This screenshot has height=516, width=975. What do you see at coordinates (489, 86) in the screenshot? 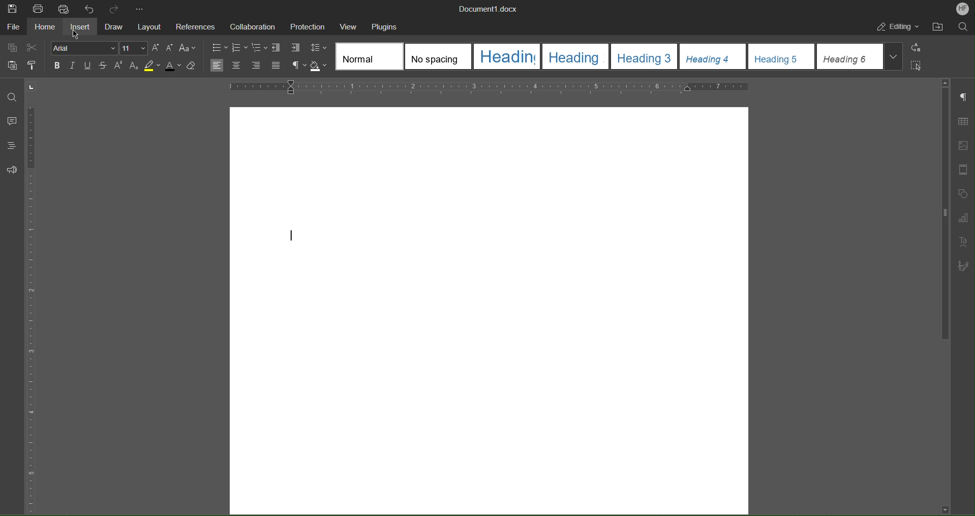
I see `Horizontal Ruler` at bounding box center [489, 86].